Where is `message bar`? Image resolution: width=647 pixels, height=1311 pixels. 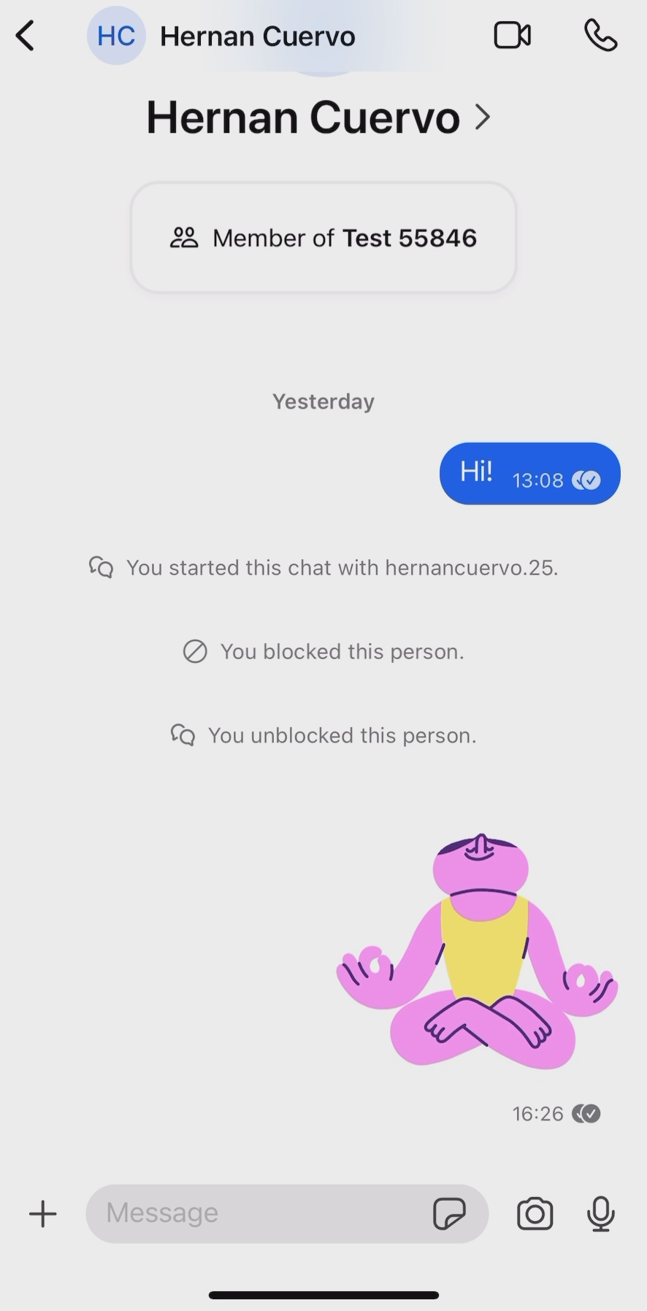 message bar is located at coordinates (259, 1212).